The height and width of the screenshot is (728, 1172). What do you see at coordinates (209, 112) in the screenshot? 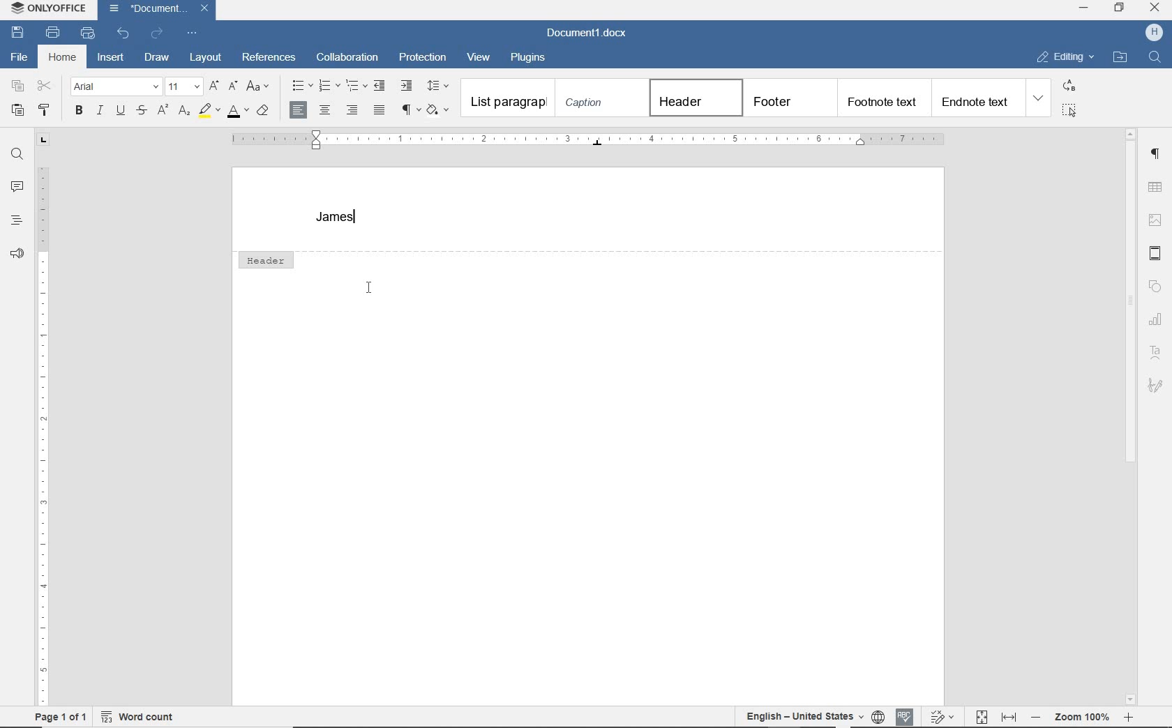
I see `highlight color` at bounding box center [209, 112].